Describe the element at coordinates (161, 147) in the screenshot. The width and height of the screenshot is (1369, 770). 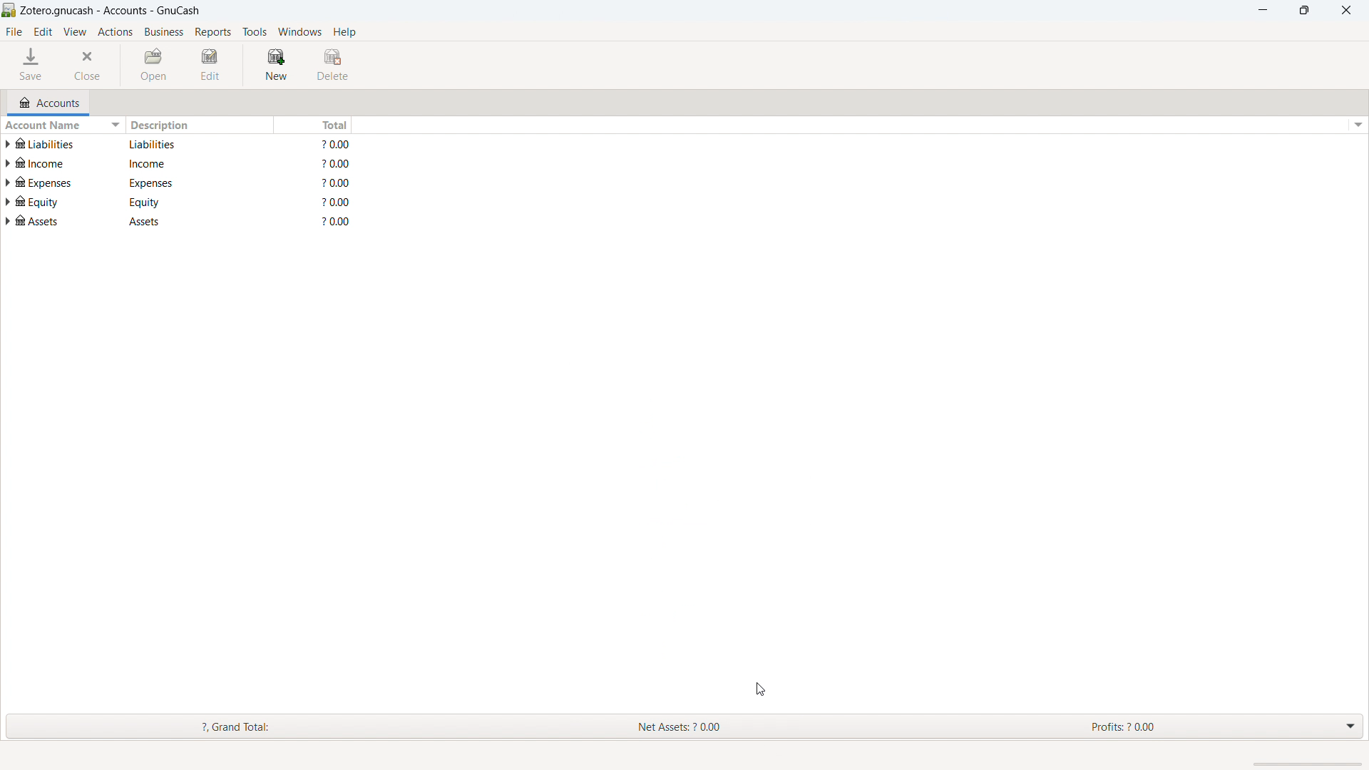
I see `description` at that location.